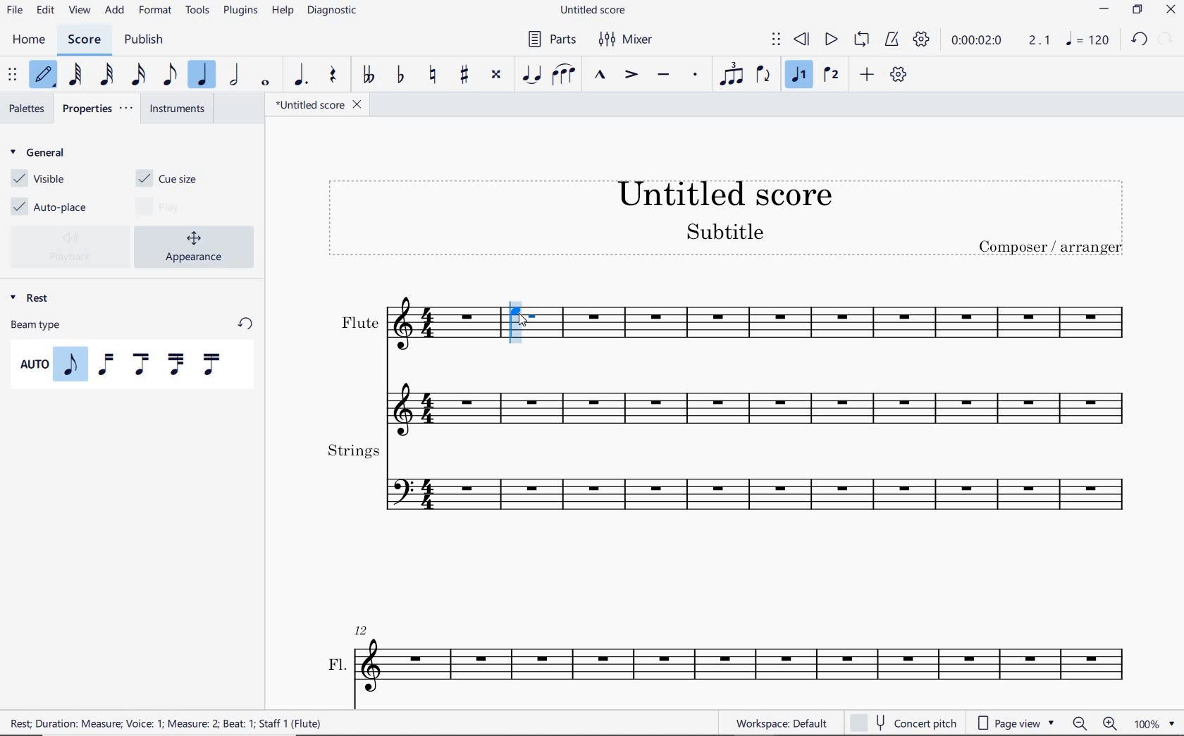 This screenshot has height=736, width=1184. What do you see at coordinates (52, 205) in the screenshot?
I see `AUTO-PLACE` at bounding box center [52, 205].